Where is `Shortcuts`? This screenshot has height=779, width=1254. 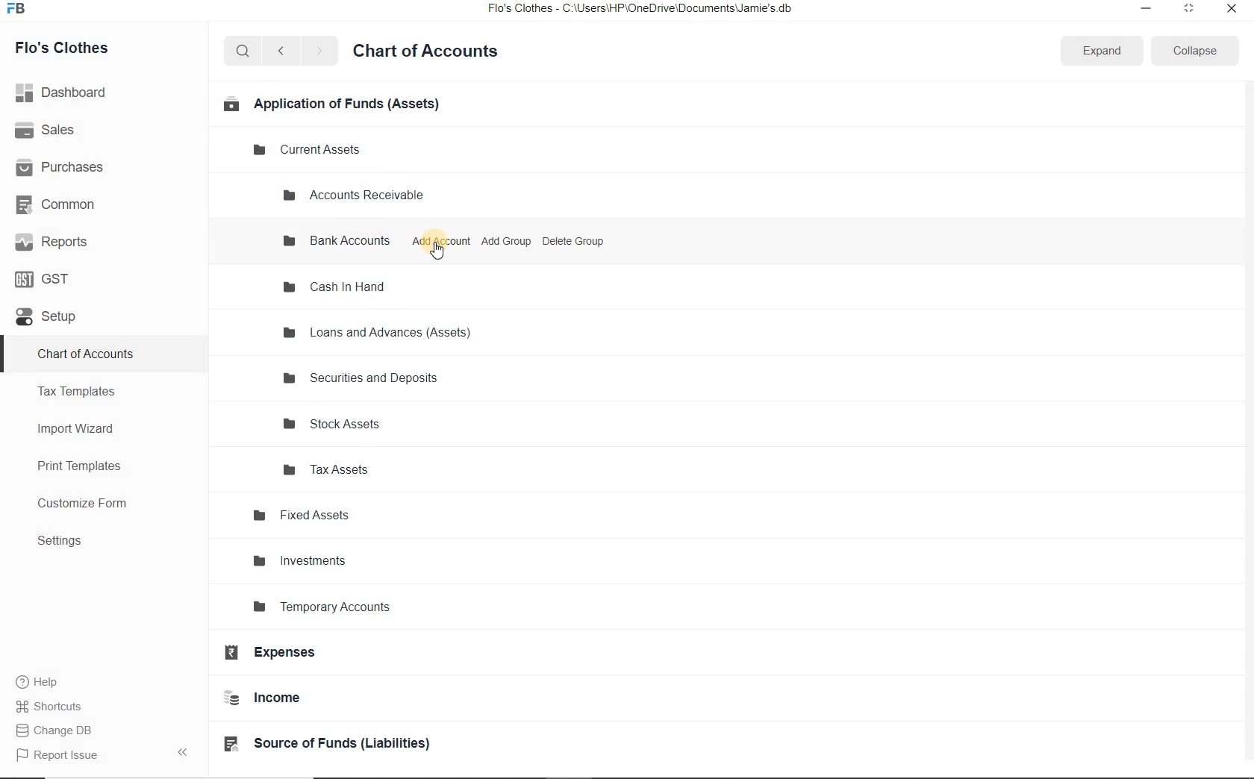 Shortcuts is located at coordinates (49, 704).